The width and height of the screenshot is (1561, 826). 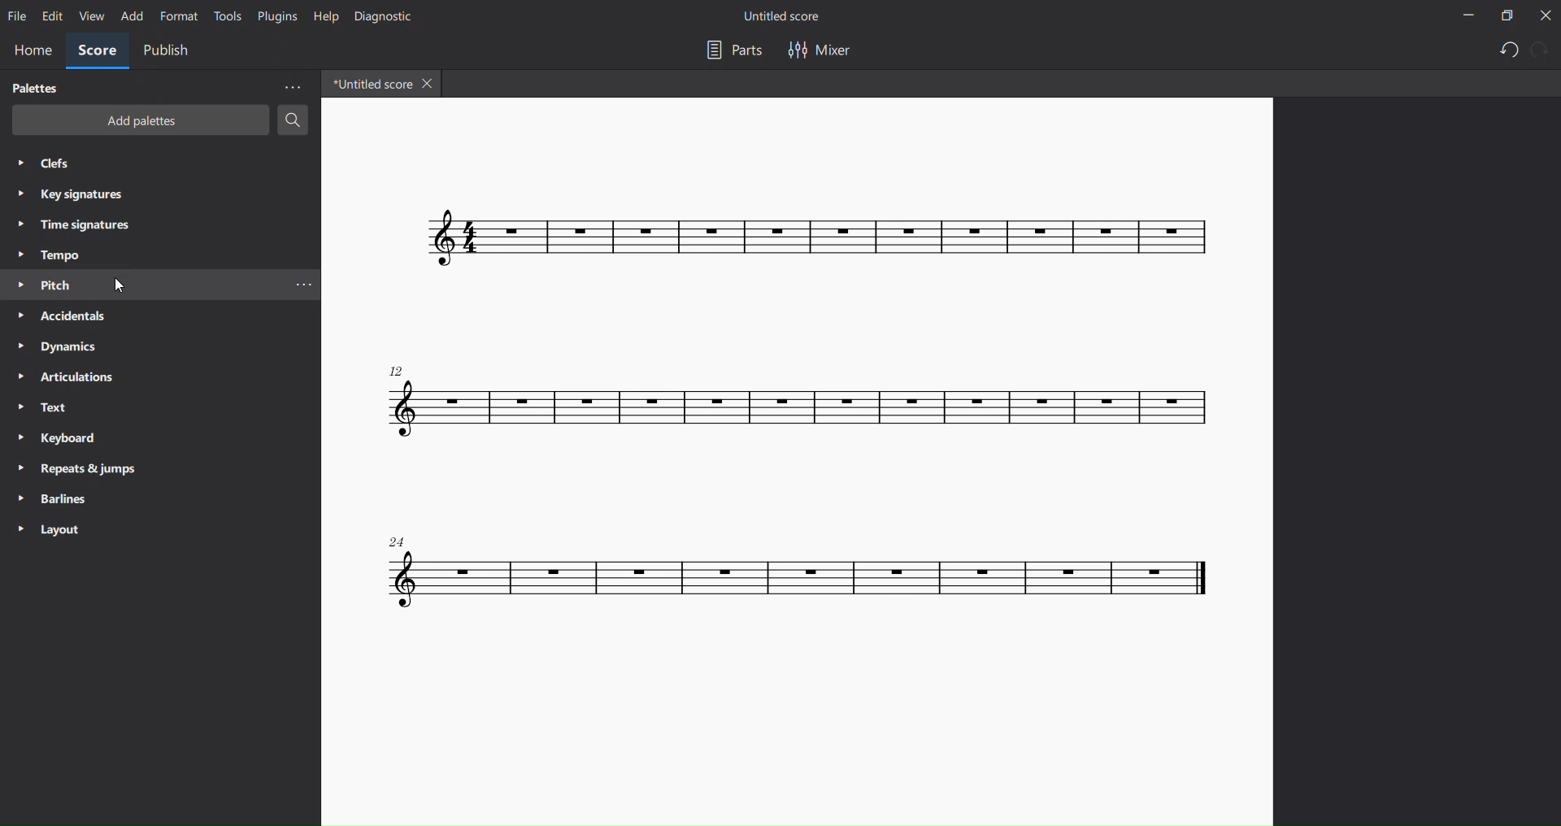 What do you see at coordinates (824, 52) in the screenshot?
I see `mixer` at bounding box center [824, 52].